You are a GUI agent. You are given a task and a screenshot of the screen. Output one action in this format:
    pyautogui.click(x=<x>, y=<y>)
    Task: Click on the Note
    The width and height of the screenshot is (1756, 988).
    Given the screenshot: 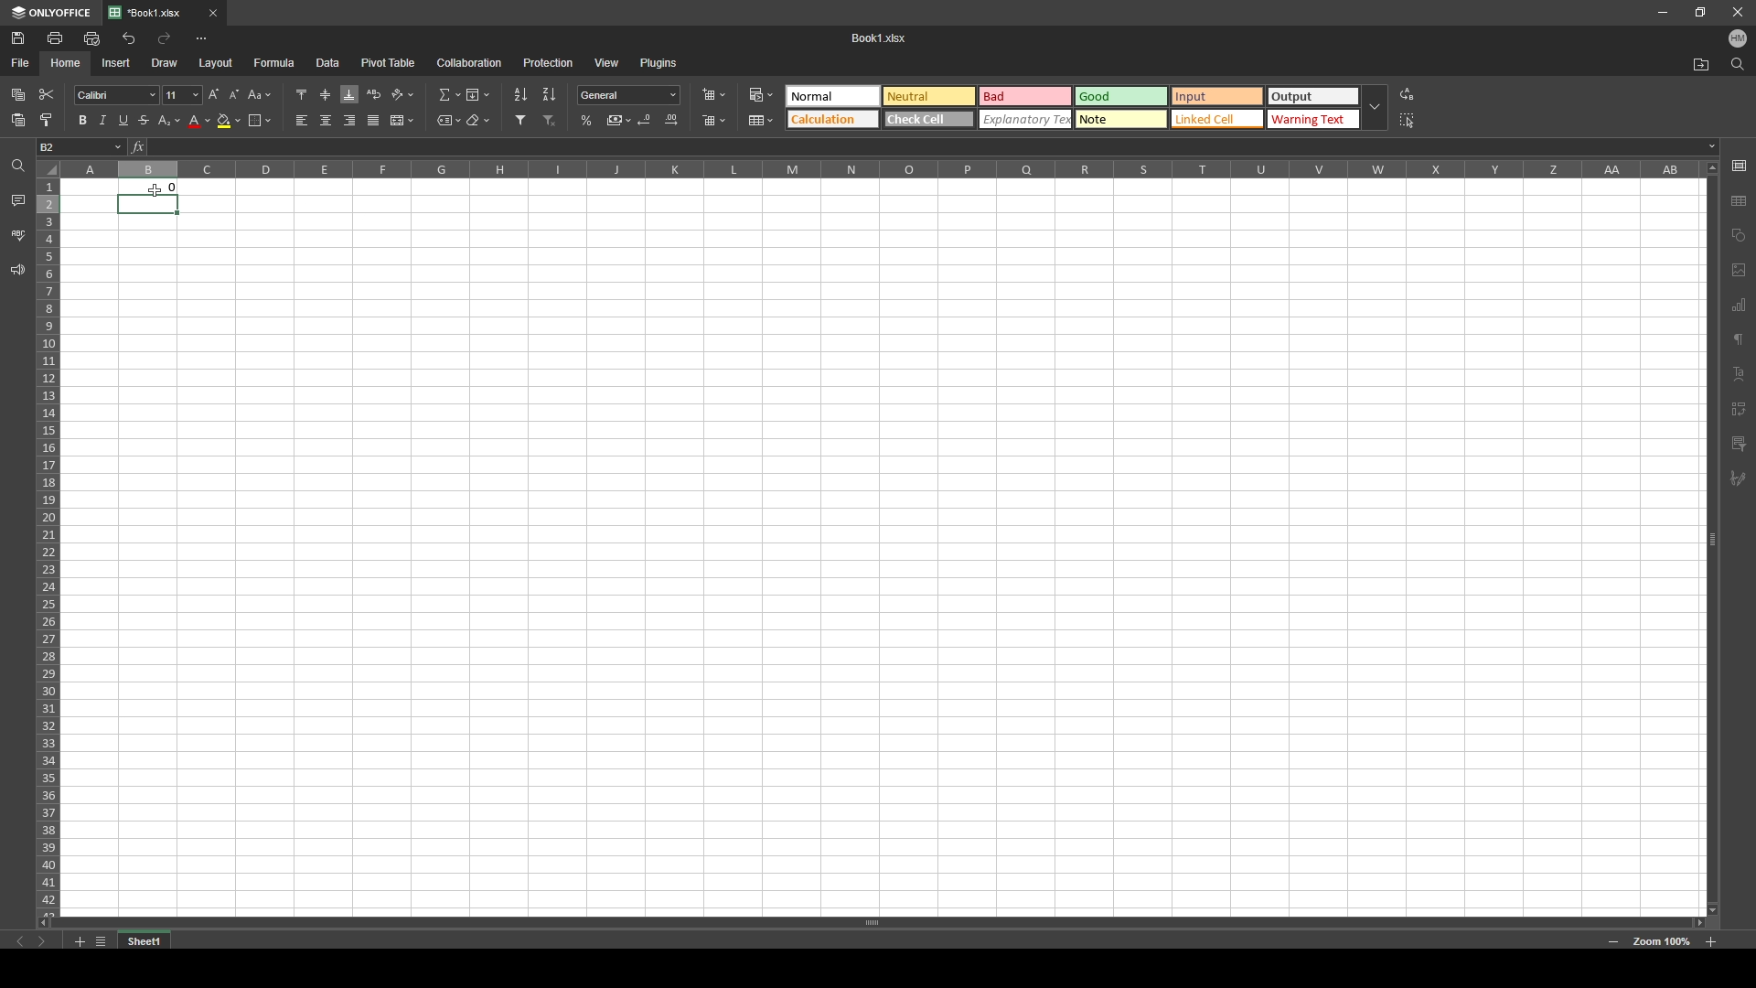 What is the action you would take?
    pyautogui.click(x=1121, y=119)
    